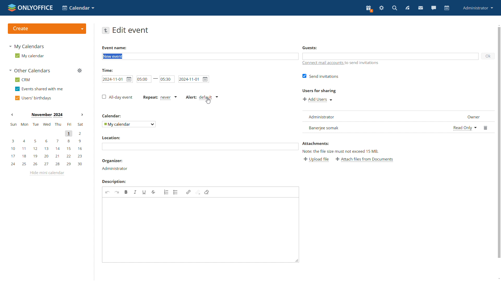  Describe the element at coordinates (486, 127) in the screenshot. I see `delete` at that location.